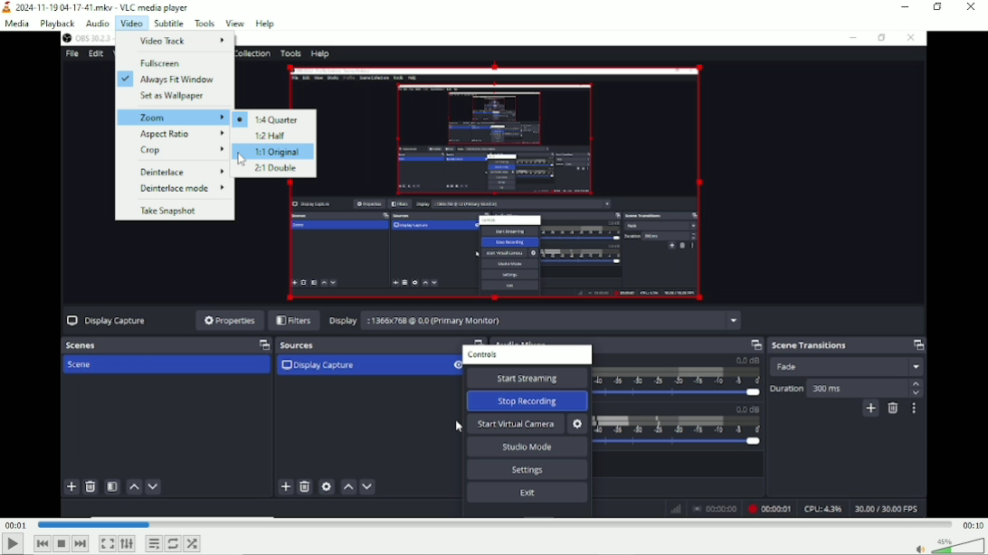 The width and height of the screenshot is (988, 555). What do you see at coordinates (493, 524) in the screenshot?
I see `Play duration` at bounding box center [493, 524].